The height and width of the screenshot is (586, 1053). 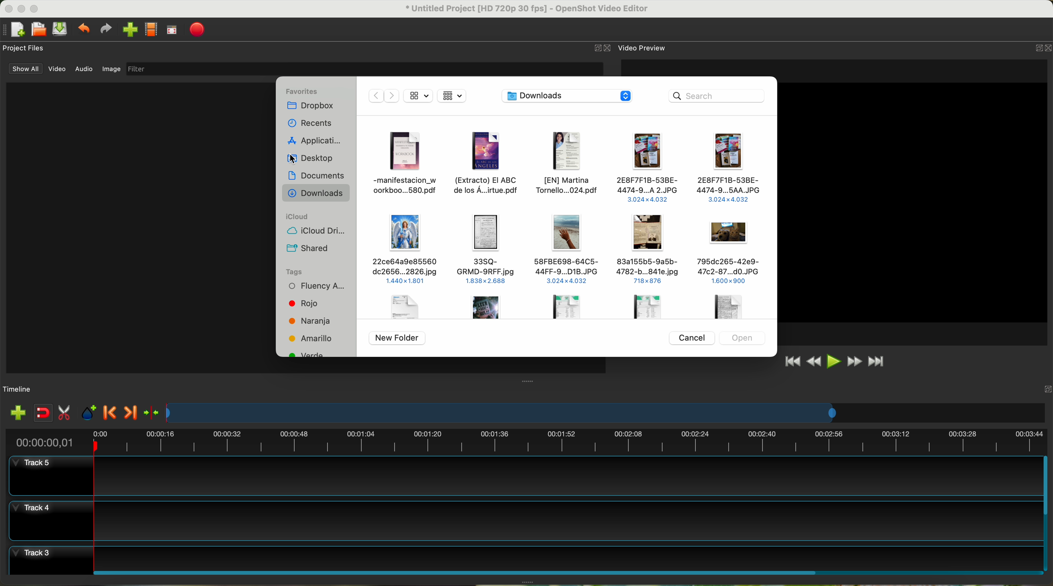 I want to click on next marker, so click(x=132, y=414).